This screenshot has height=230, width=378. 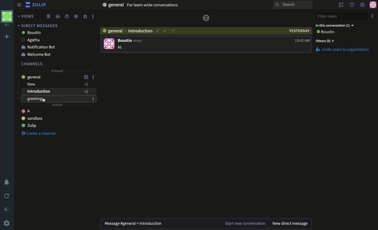 I want to click on Search, so click(x=292, y=5).